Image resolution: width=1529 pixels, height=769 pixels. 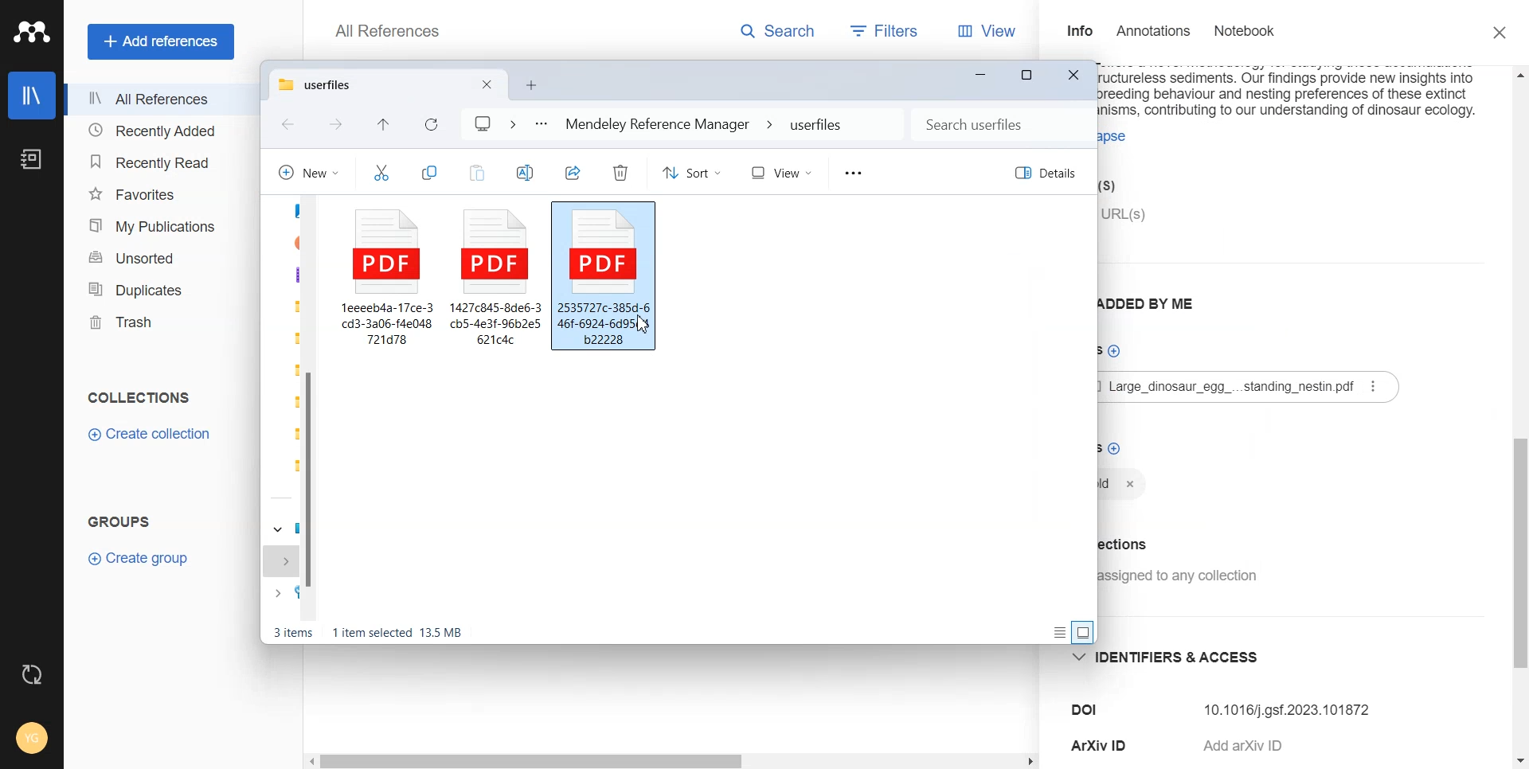 I want to click on Search bar, so click(x=999, y=123).